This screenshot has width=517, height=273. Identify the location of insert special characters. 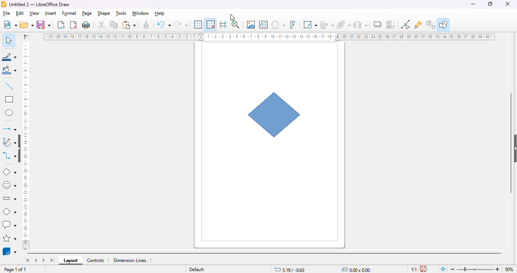
(278, 25).